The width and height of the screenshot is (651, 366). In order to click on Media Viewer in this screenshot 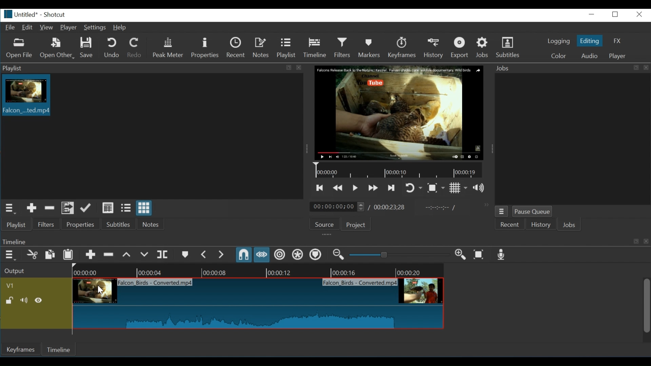, I will do `click(400, 113)`.